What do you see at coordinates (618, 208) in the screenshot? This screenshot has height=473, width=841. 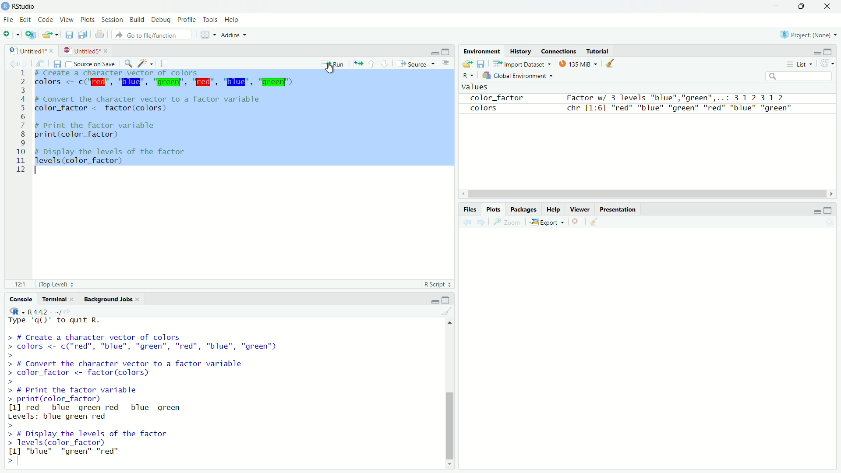 I see `Presentation` at bounding box center [618, 208].